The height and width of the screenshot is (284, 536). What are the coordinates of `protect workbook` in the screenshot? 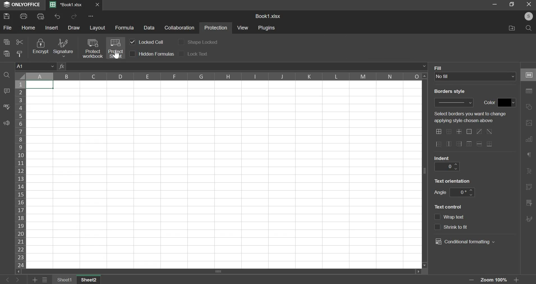 It's located at (92, 48).